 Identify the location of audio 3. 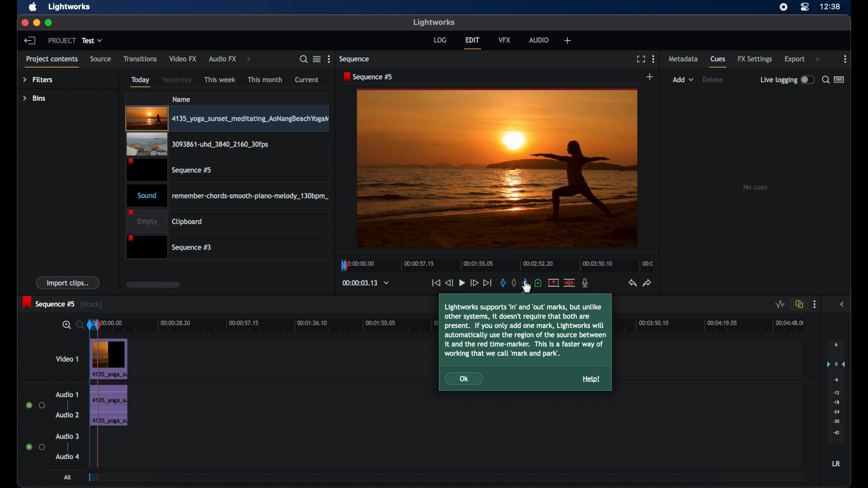
(66, 436).